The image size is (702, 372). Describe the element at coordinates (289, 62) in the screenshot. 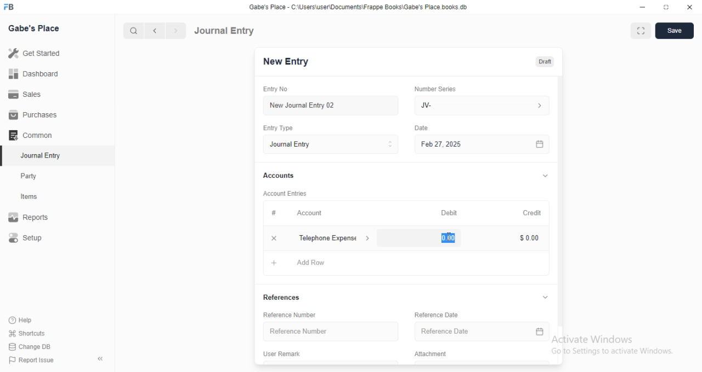

I see `New entry` at that location.